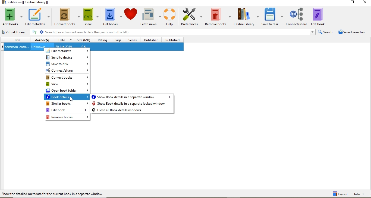 This screenshot has height=198, width=371. What do you see at coordinates (67, 17) in the screenshot?
I see `covert books` at bounding box center [67, 17].